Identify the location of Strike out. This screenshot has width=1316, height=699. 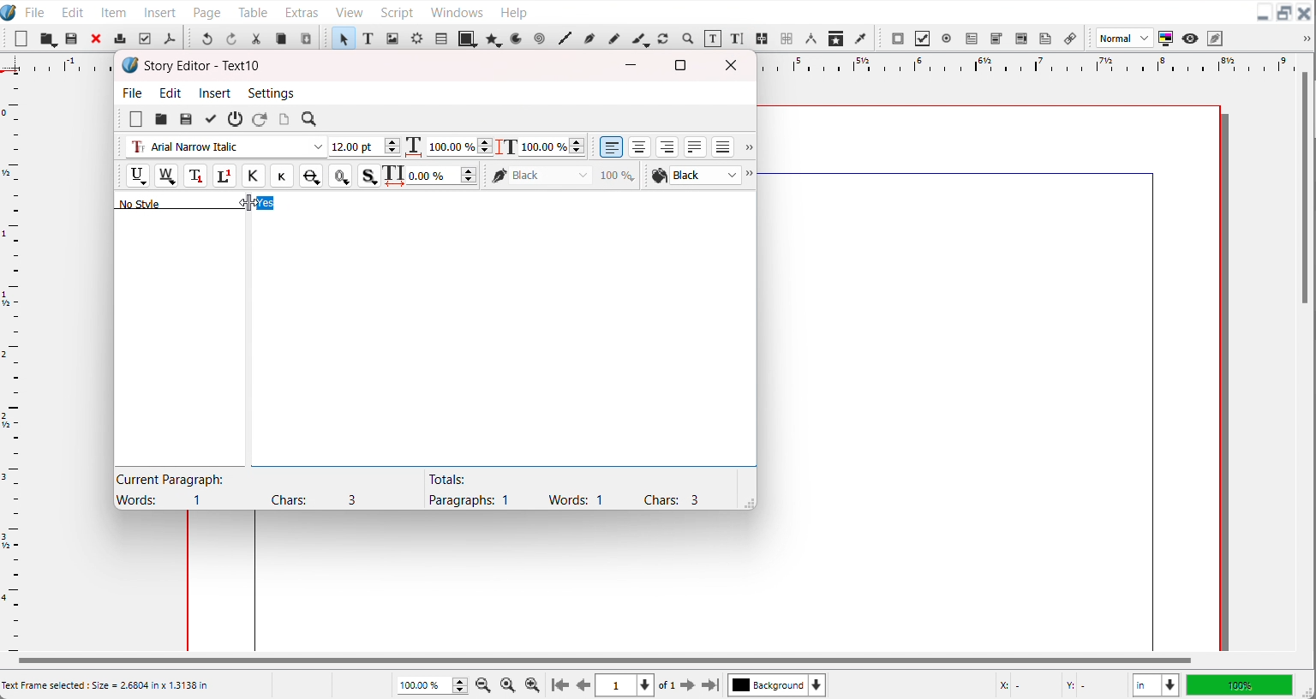
(309, 176).